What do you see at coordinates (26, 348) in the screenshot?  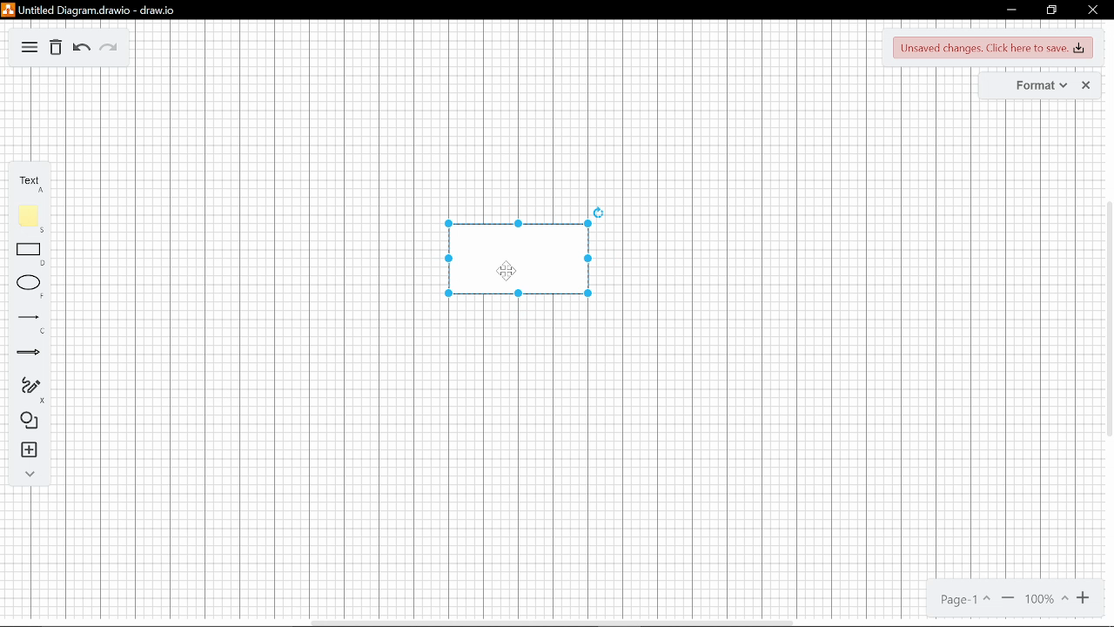 I see `arrow` at bounding box center [26, 348].